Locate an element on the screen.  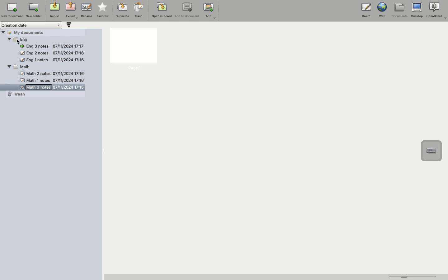
Add to document is located at coordinates (188, 11).